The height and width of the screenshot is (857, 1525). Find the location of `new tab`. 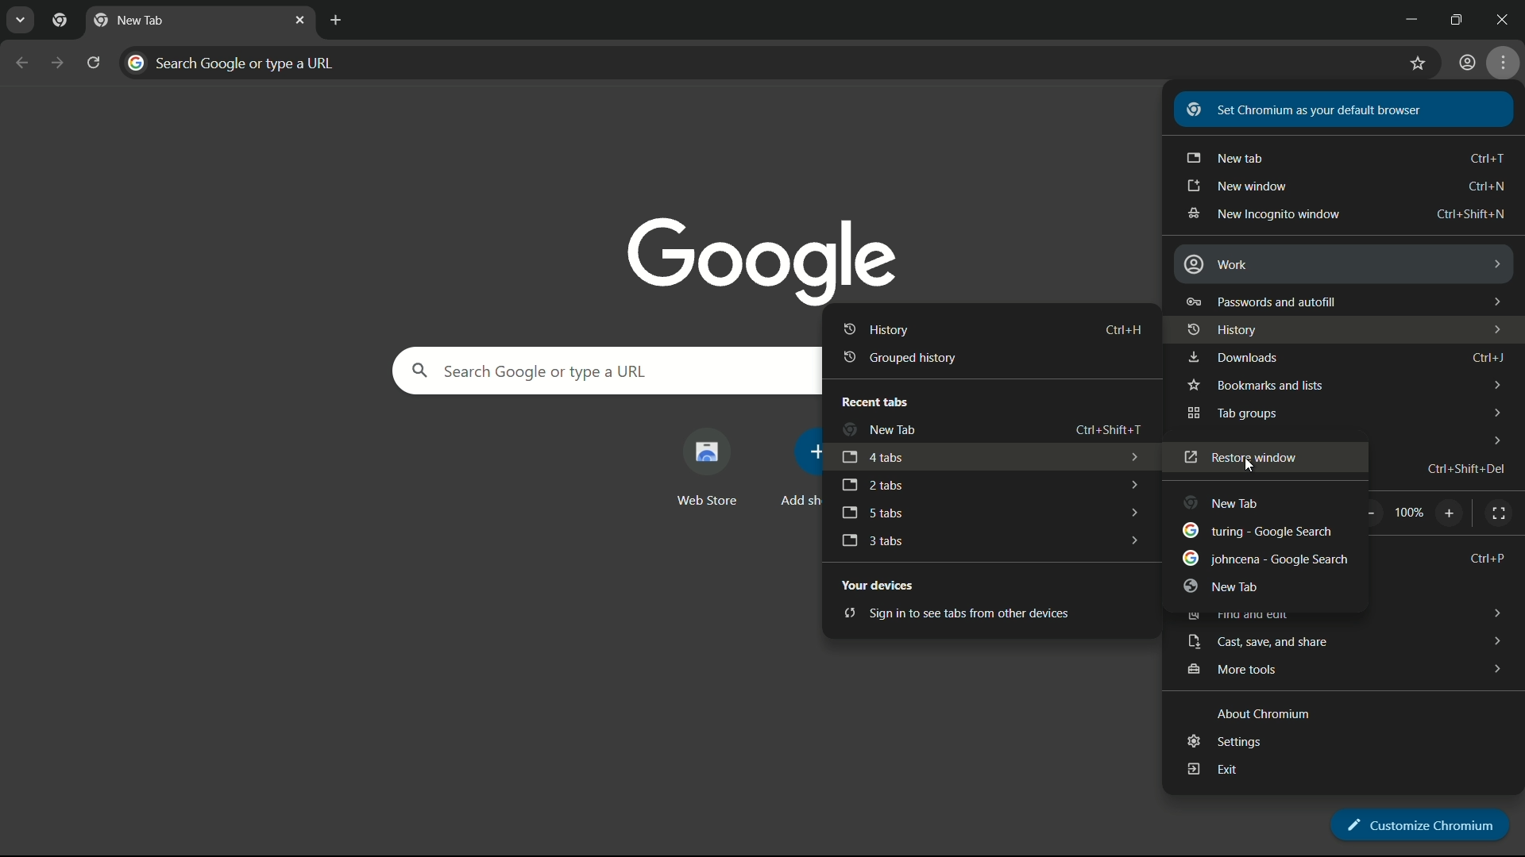

new tab is located at coordinates (333, 20).